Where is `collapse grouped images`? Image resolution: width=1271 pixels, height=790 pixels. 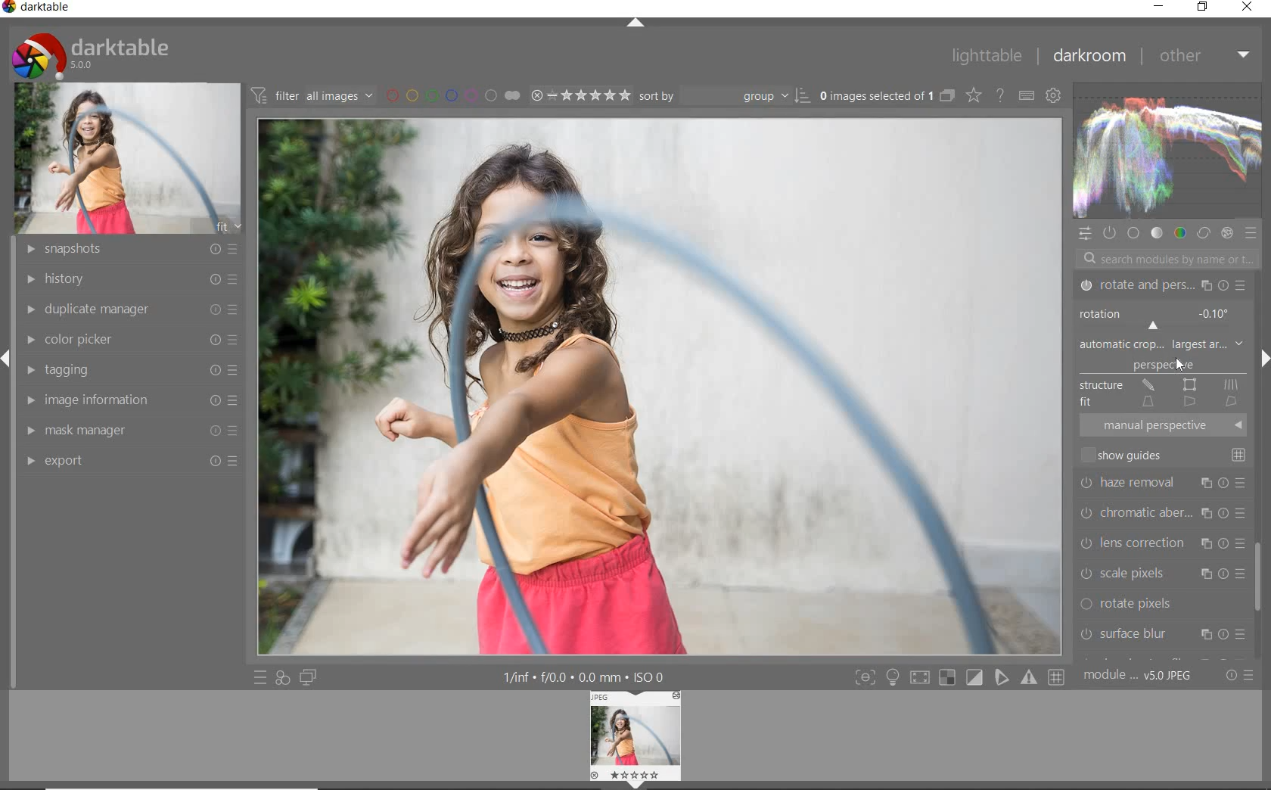 collapse grouped images is located at coordinates (947, 97).